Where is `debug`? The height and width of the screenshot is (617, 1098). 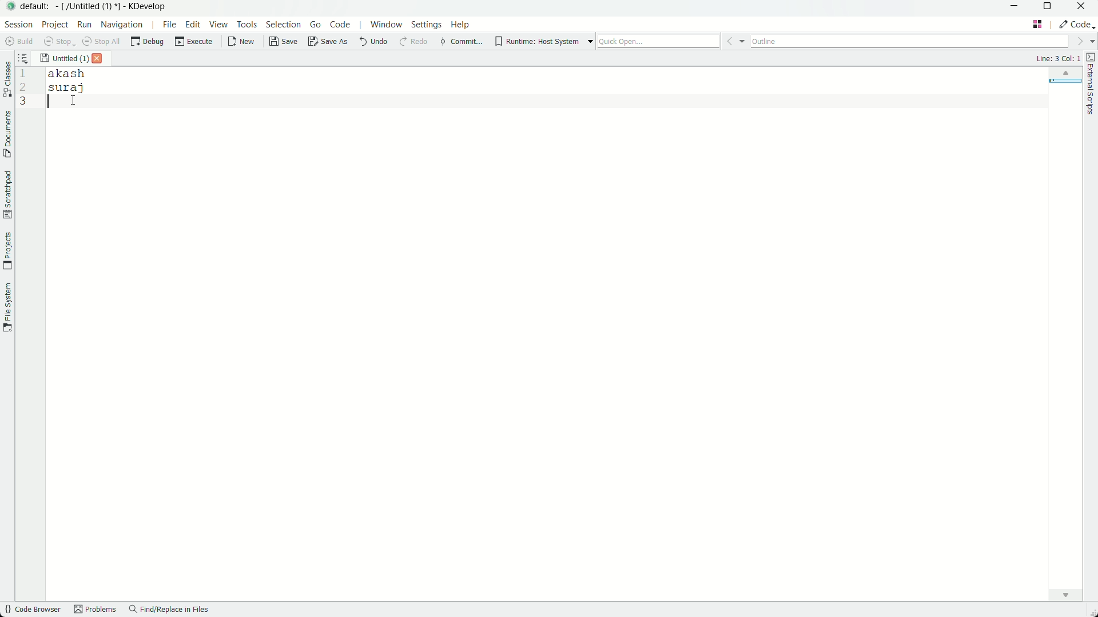
debug is located at coordinates (148, 42).